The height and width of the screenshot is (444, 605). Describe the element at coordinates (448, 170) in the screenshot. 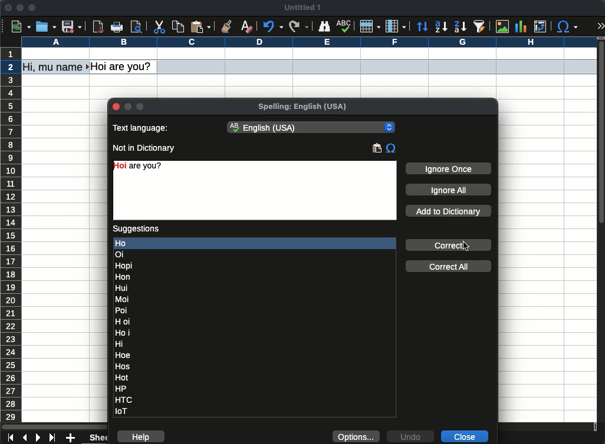

I see `ignore once` at that location.